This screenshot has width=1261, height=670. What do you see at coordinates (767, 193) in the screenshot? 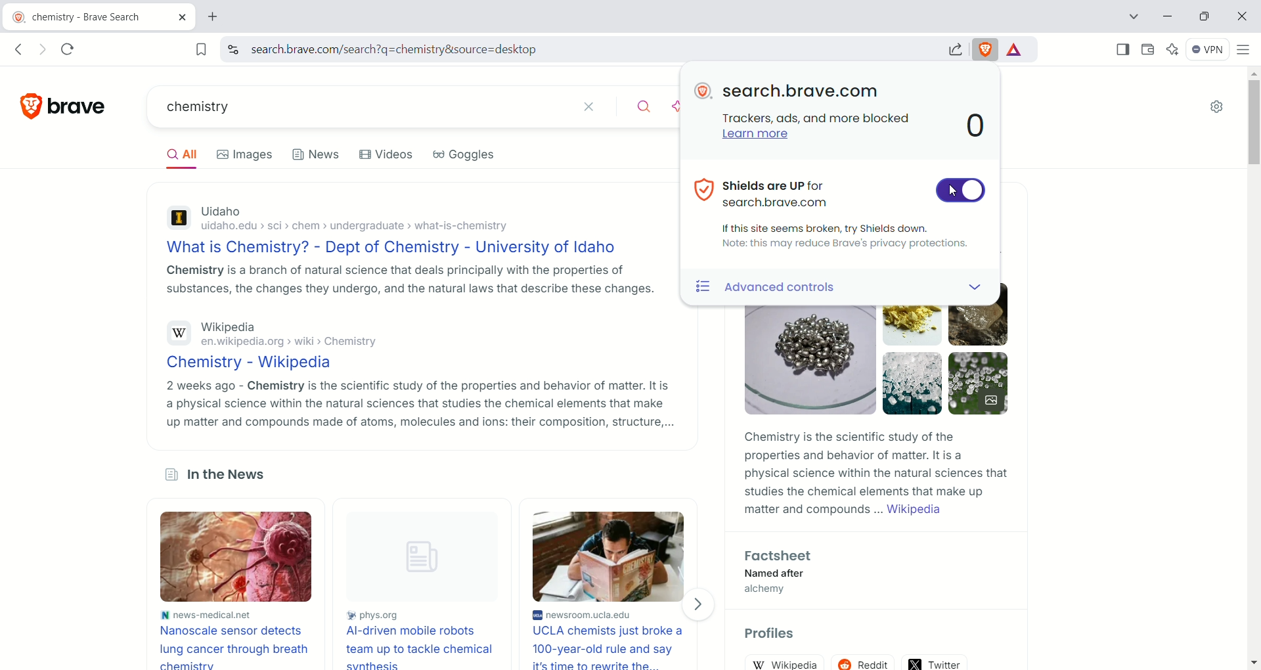
I see `shields are up for search.brave.com` at bounding box center [767, 193].